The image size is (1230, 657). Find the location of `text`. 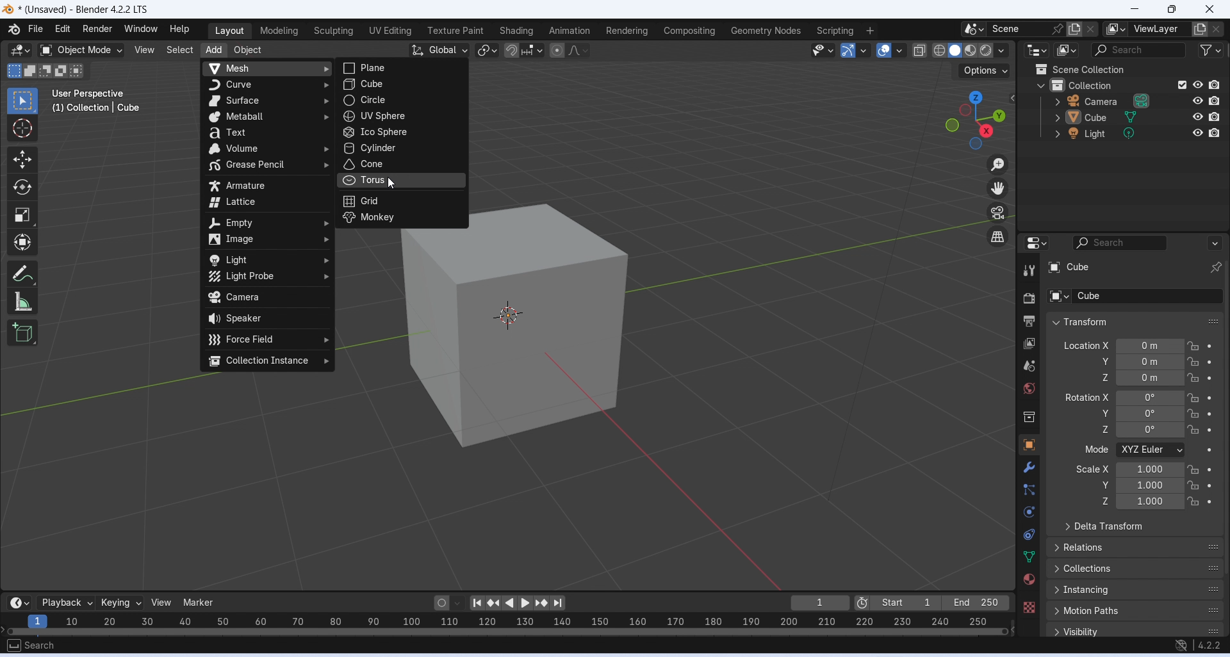

text is located at coordinates (270, 134).